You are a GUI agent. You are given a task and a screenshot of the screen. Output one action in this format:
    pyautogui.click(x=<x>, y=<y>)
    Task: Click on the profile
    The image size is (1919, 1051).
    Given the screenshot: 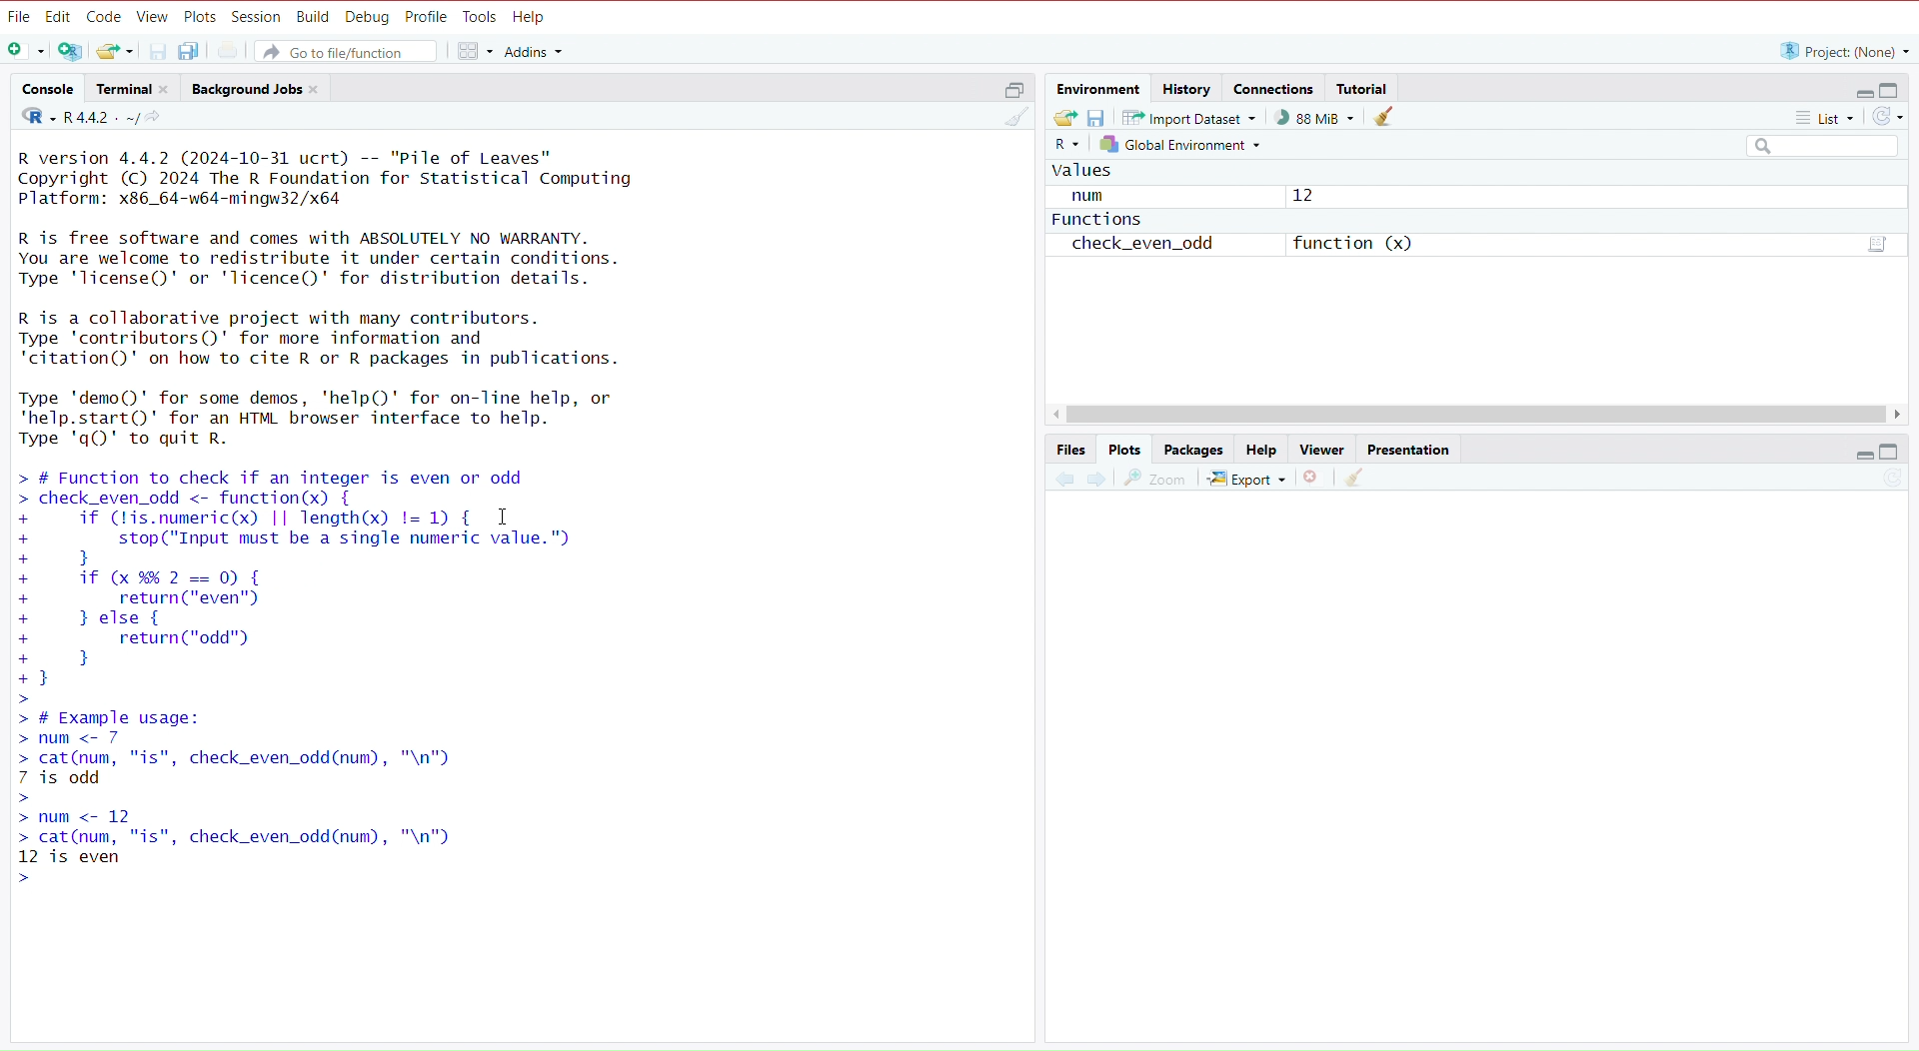 What is the action you would take?
    pyautogui.click(x=428, y=17)
    